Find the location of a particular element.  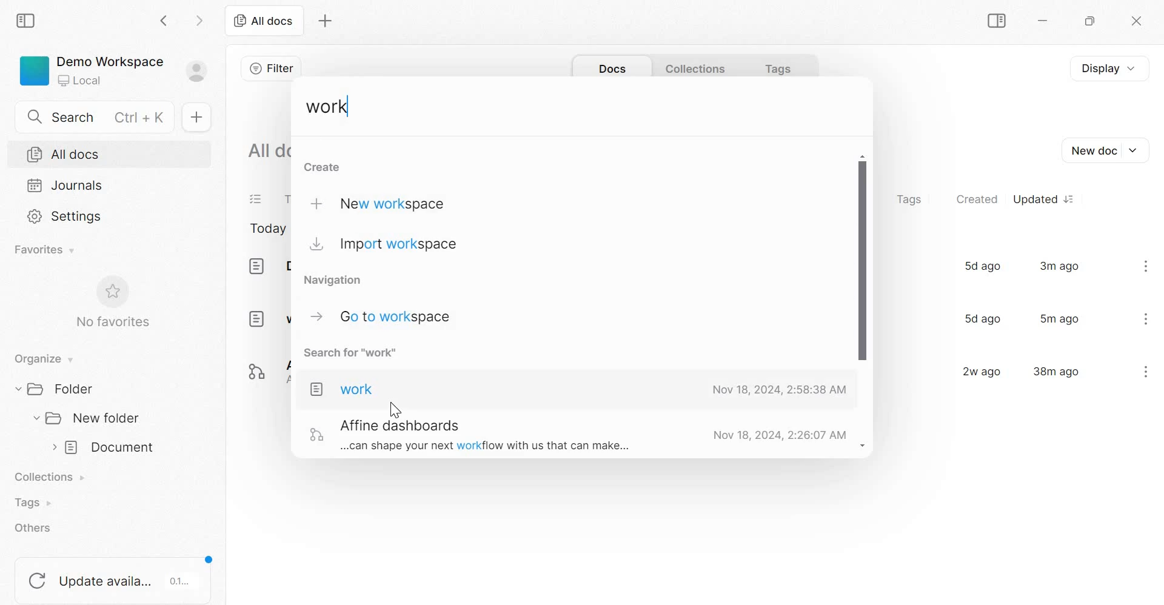

create is located at coordinates (323, 167).